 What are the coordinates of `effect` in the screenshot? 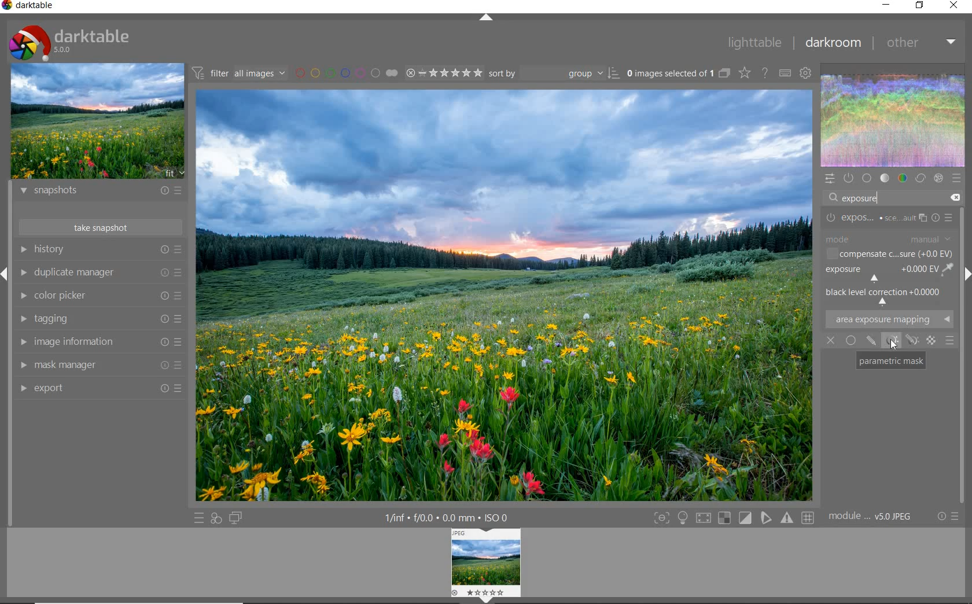 It's located at (938, 179).